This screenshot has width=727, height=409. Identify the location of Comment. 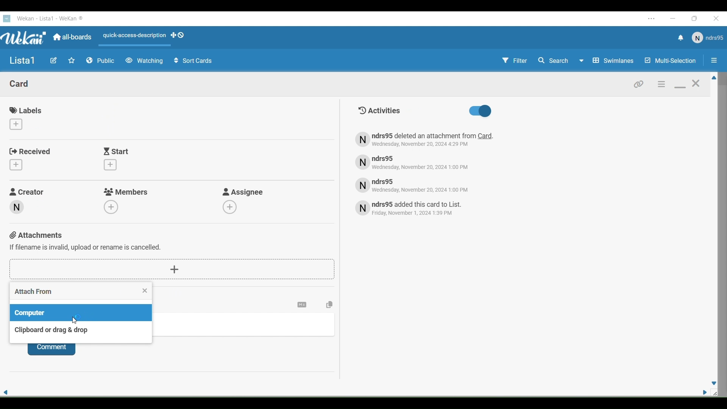
(51, 350).